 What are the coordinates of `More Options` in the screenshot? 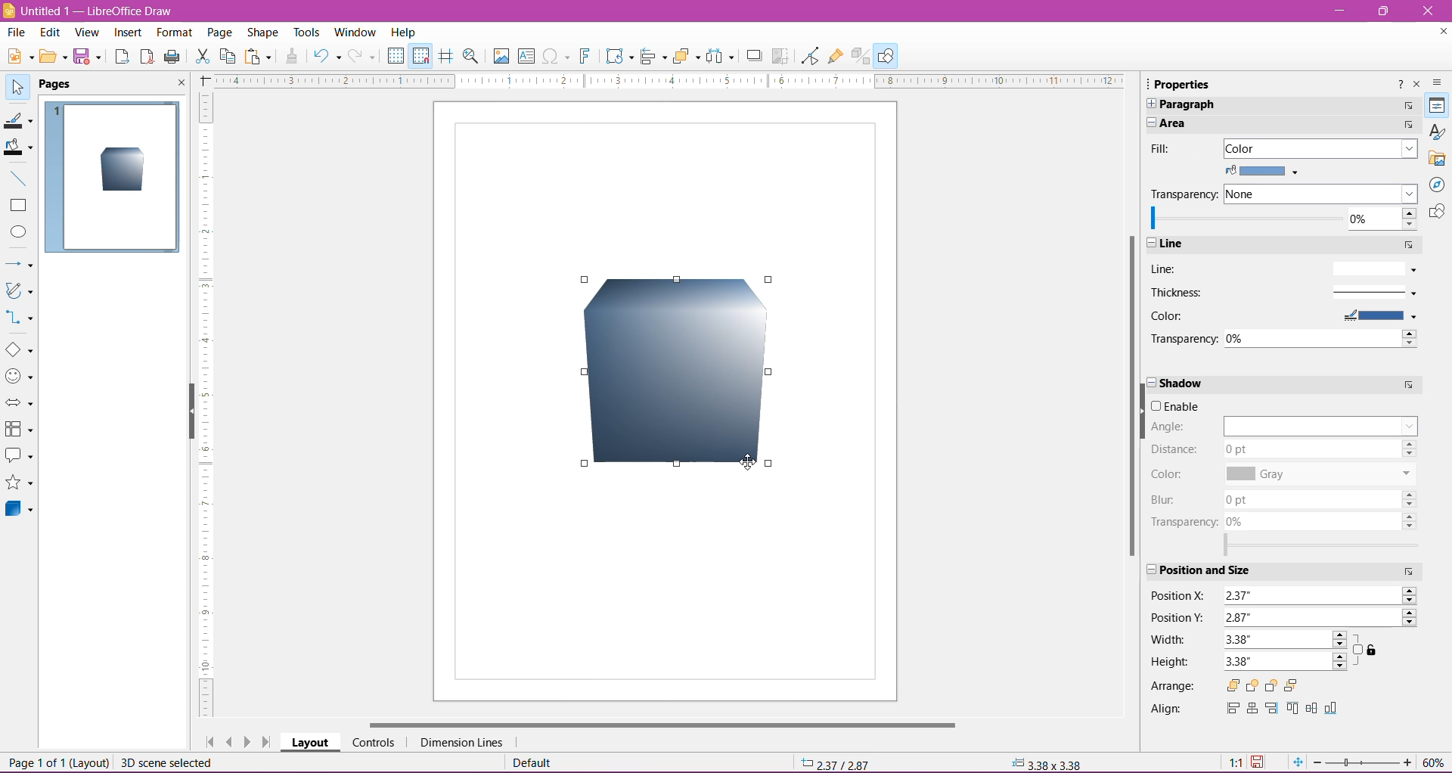 It's located at (1408, 107).